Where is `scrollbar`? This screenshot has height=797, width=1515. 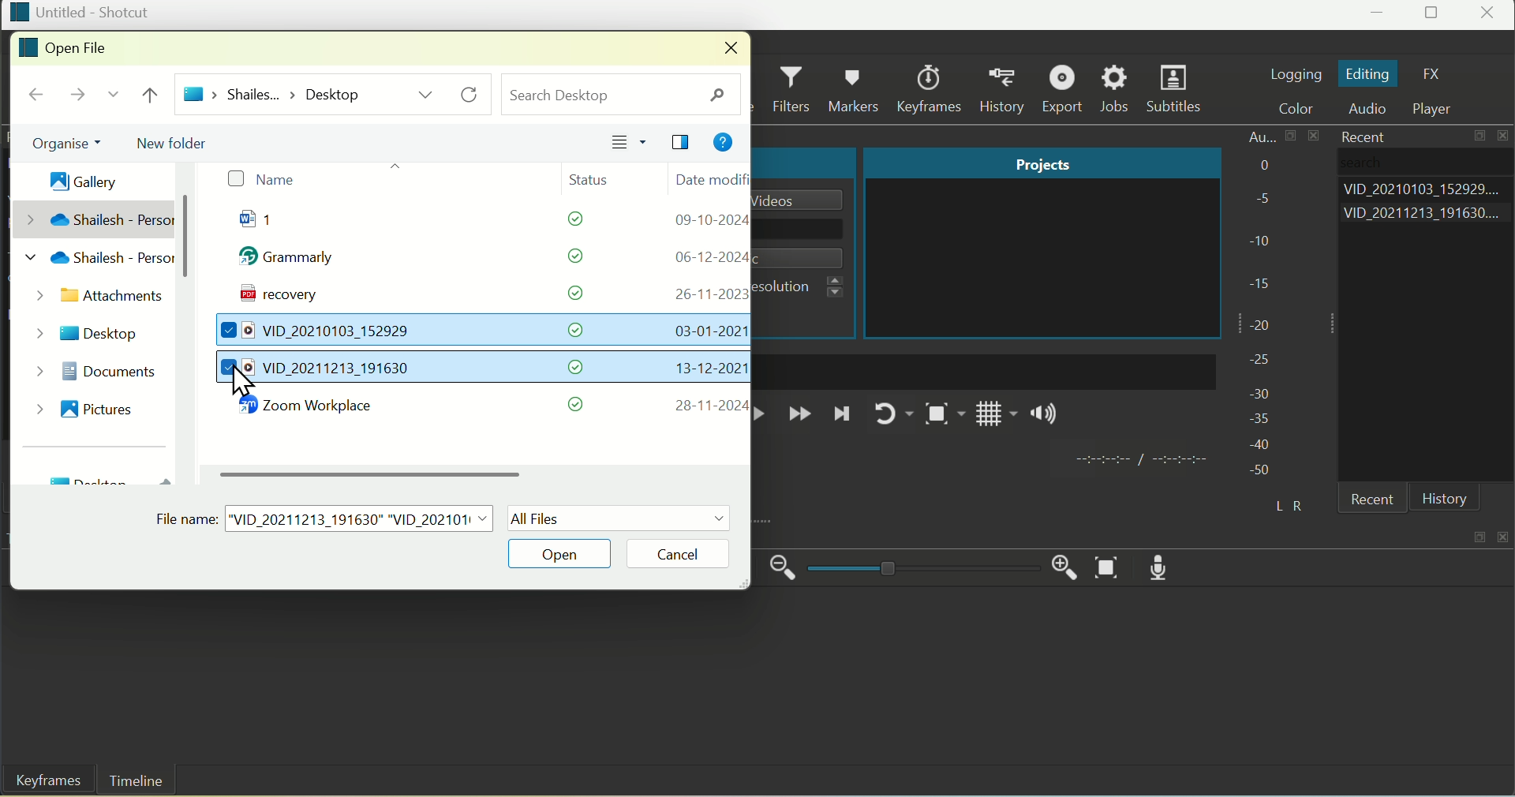
scrollbar is located at coordinates (377, 473).